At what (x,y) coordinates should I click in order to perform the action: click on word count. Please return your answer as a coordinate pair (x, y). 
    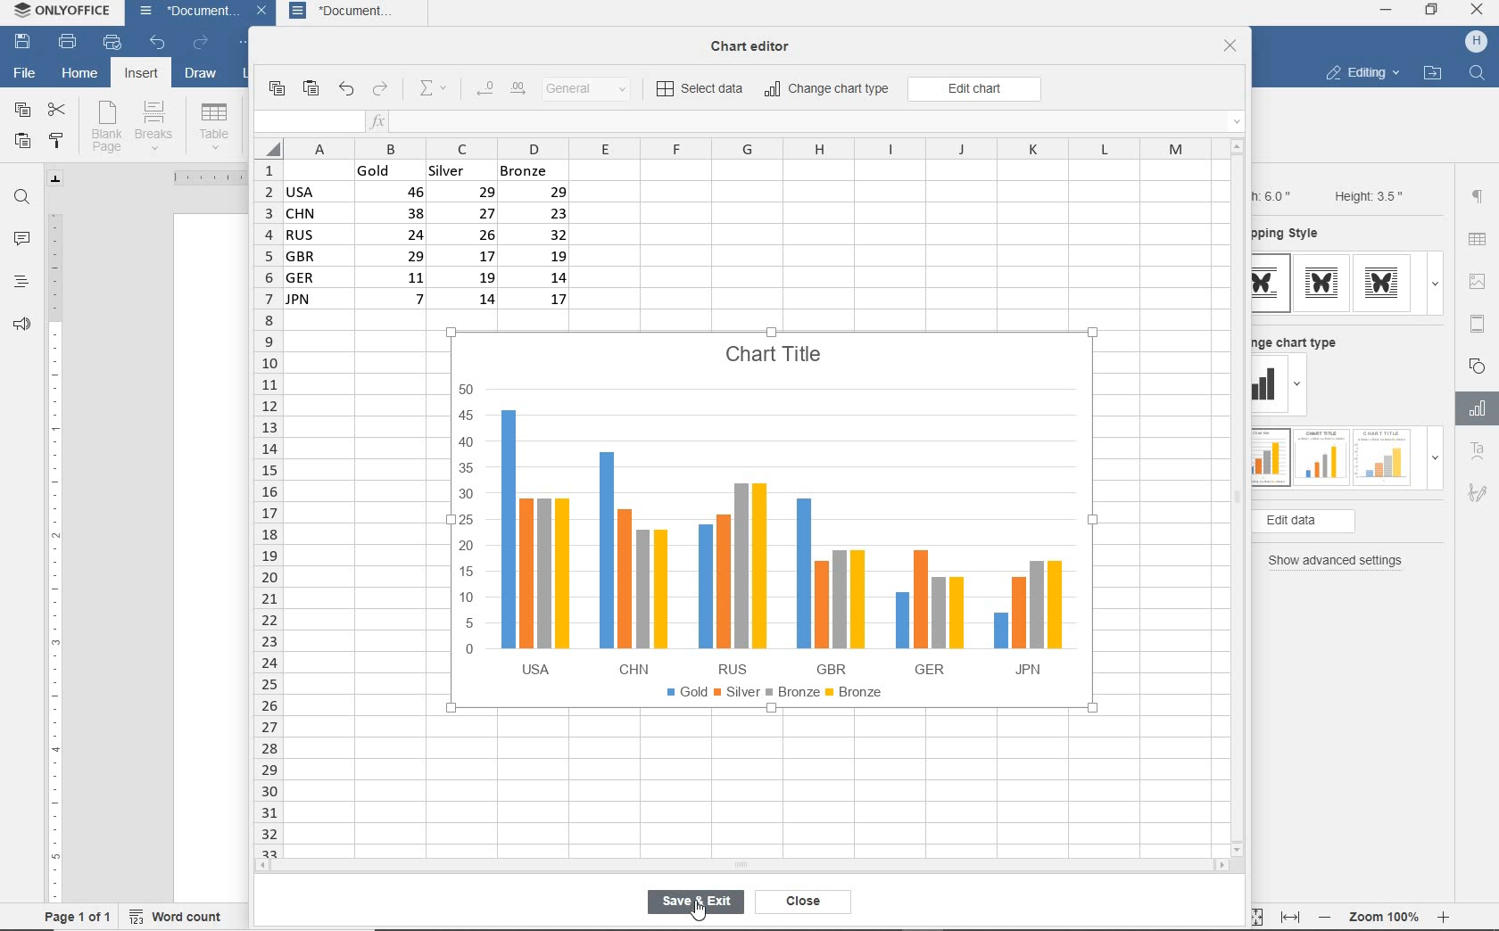
    Looking at the image, I should click on (181, 914).